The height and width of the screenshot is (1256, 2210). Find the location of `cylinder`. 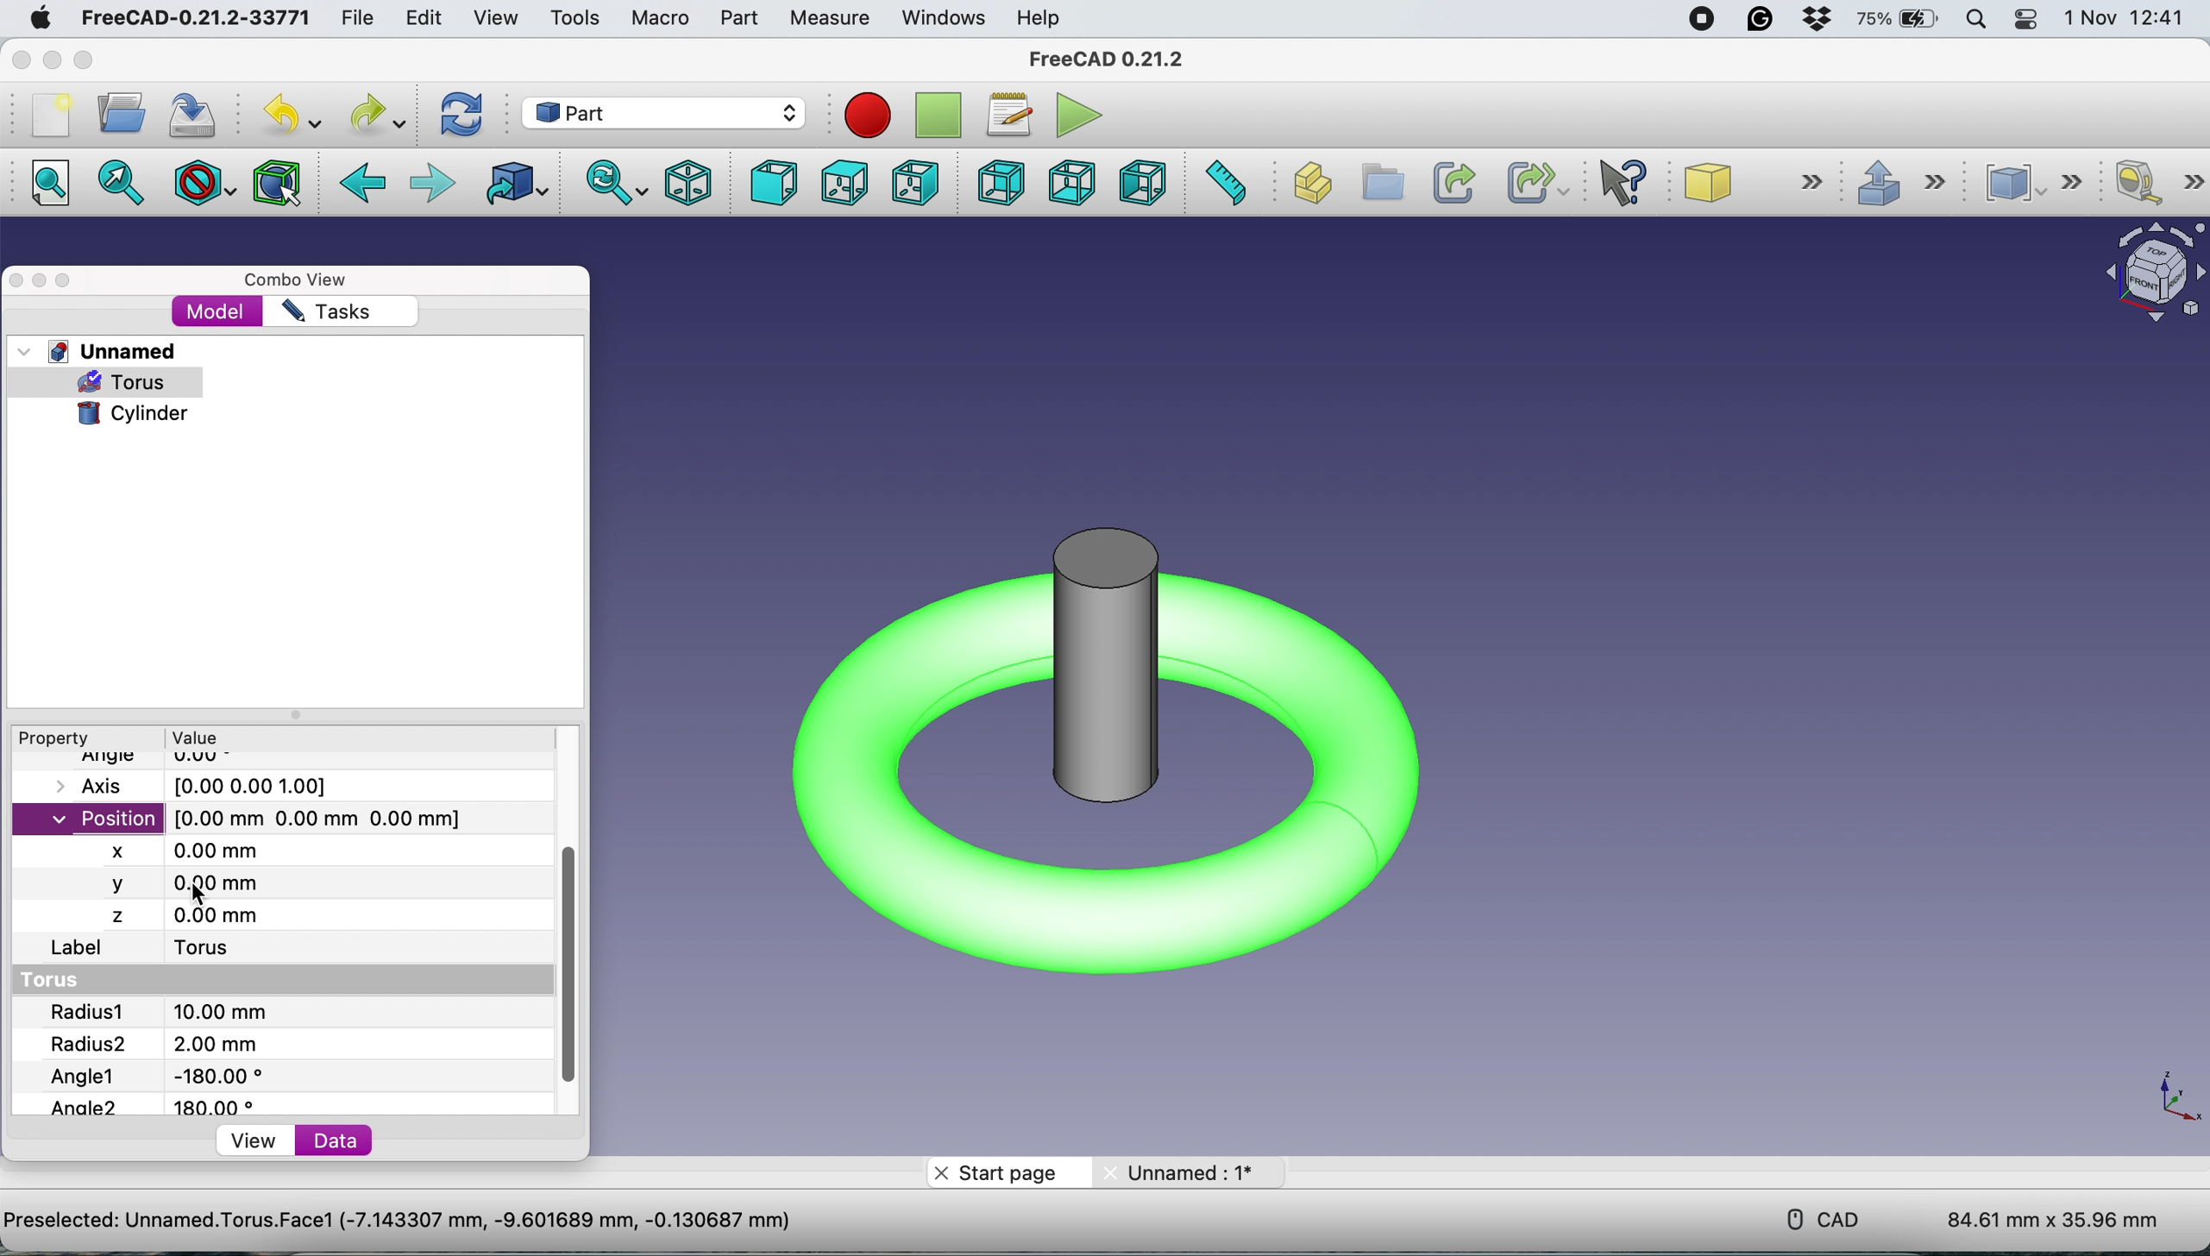

cylinder is located at coordinates (133, 414).